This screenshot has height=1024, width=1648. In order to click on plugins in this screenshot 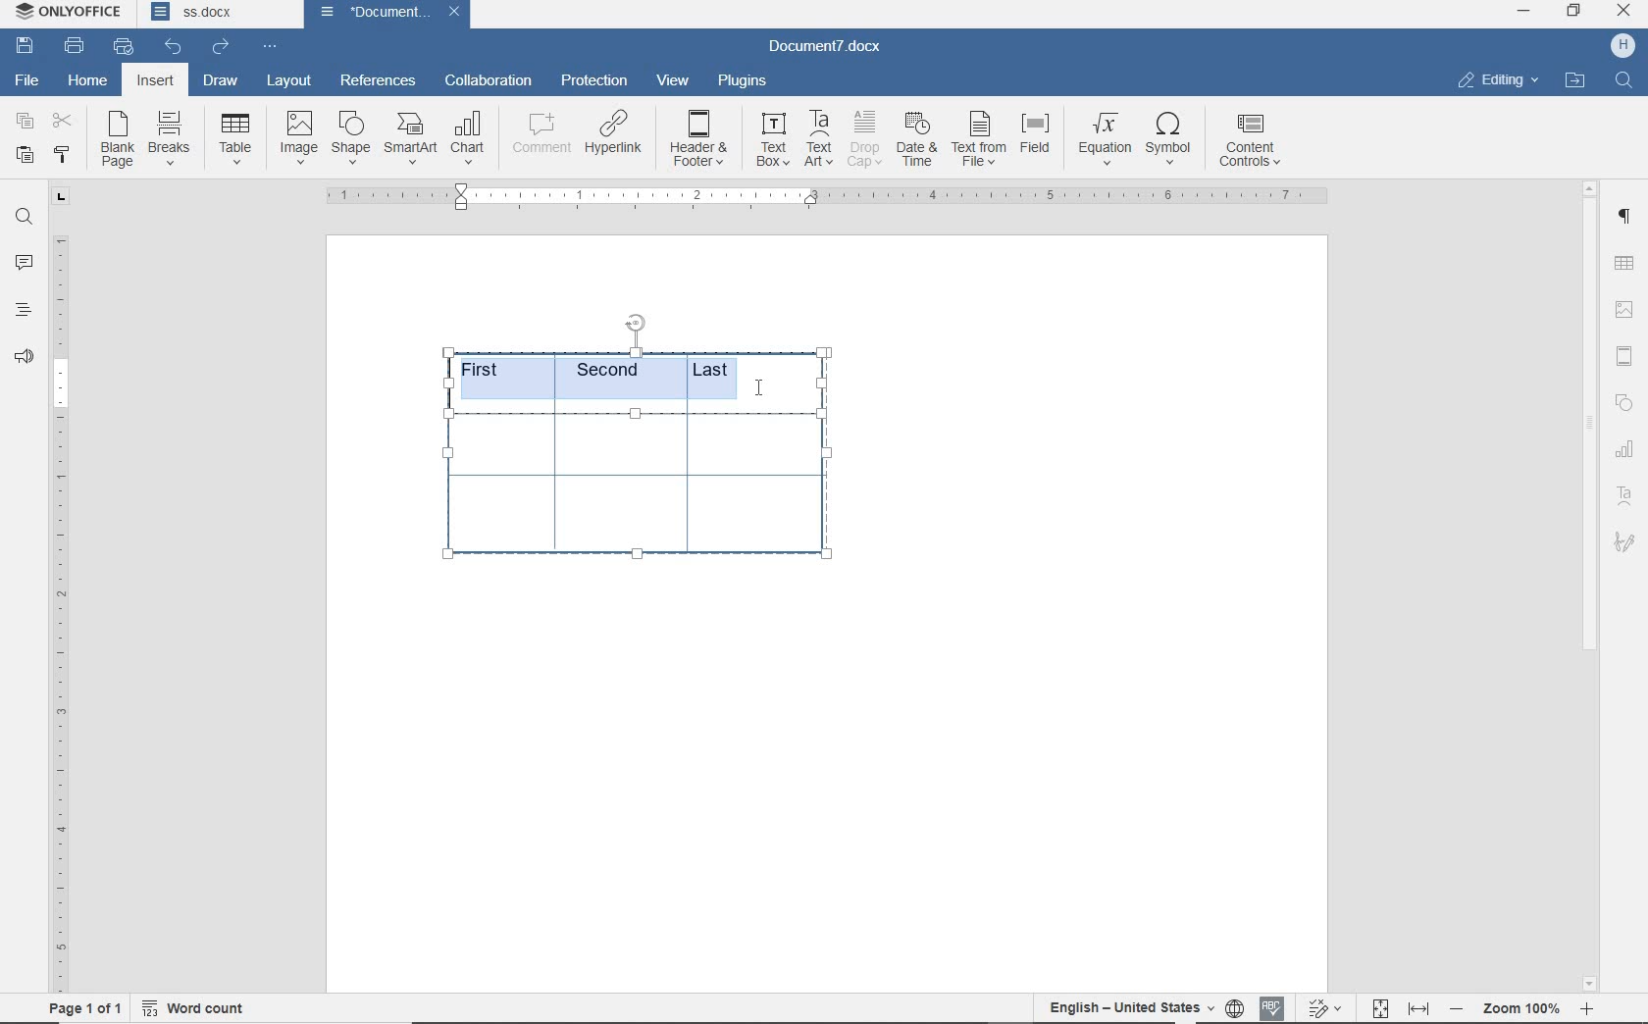, I will do `click(742, 79)`.